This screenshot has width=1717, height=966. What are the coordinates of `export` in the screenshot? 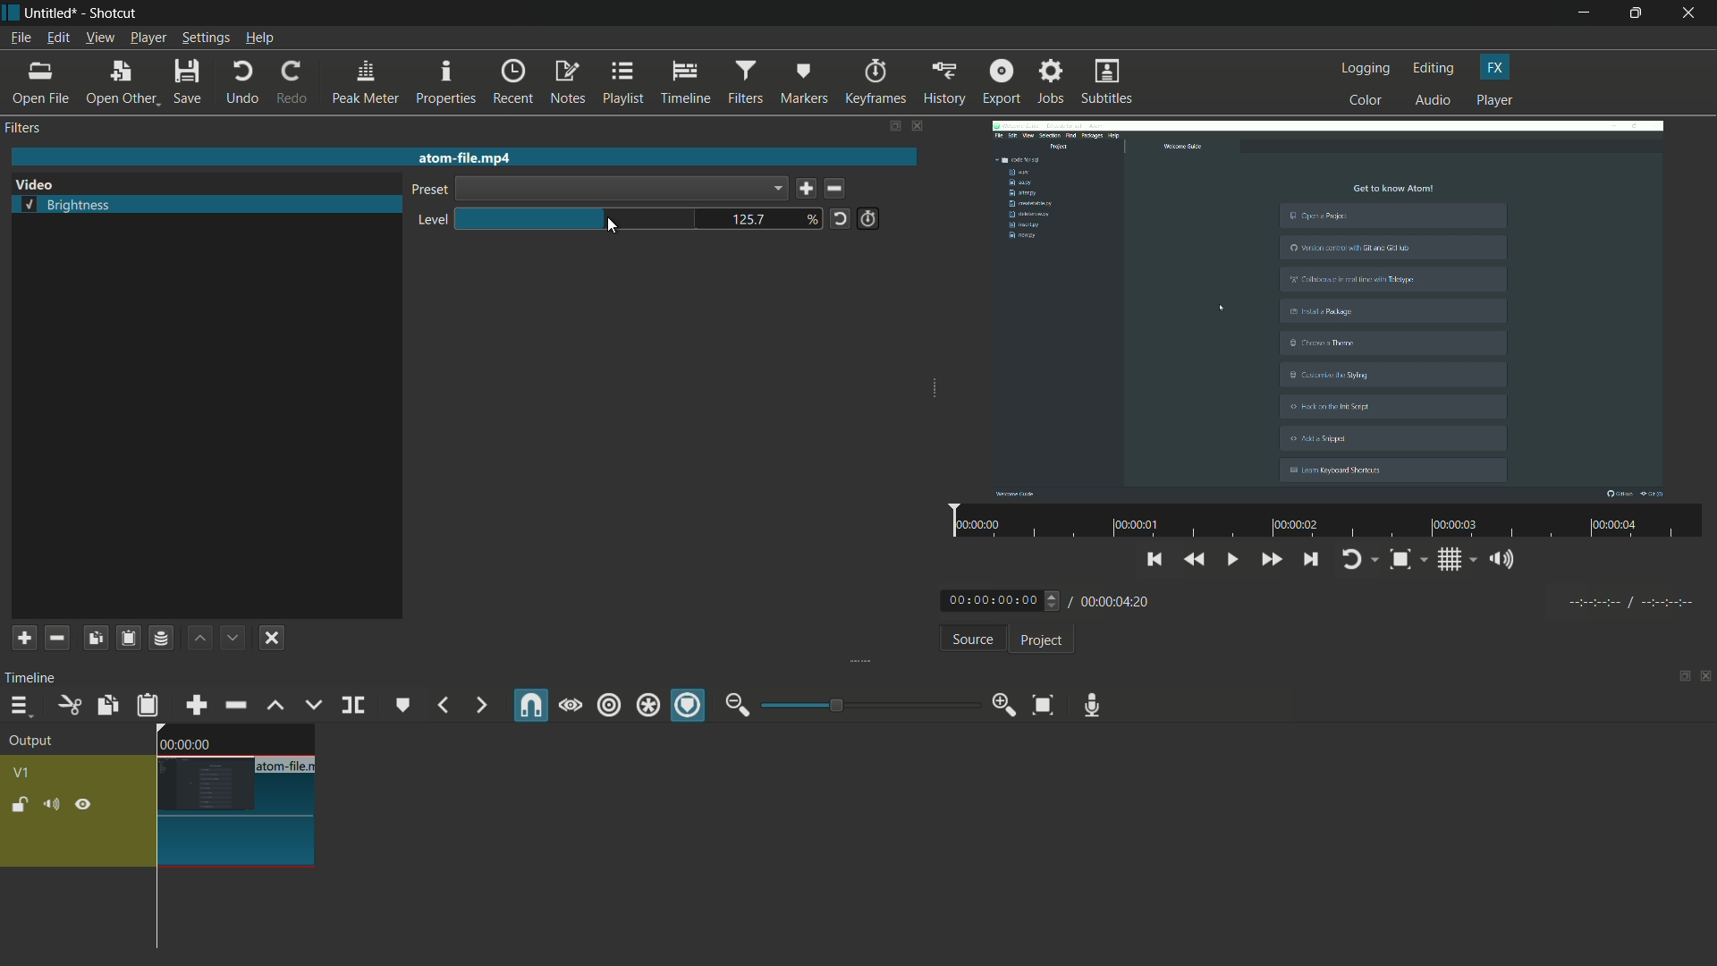 It's located at (1000, 81).